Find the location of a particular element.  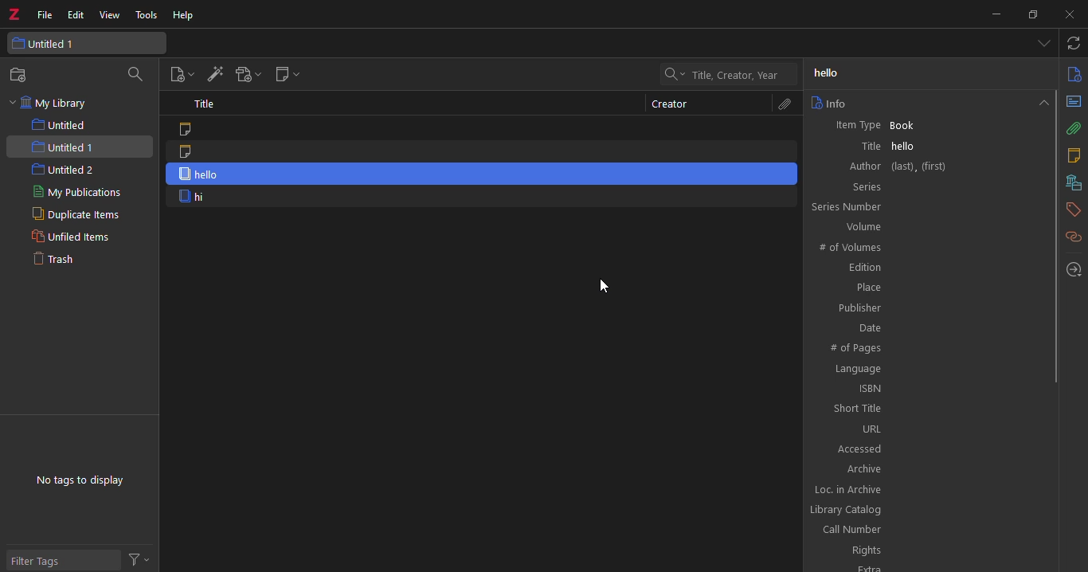

no tags is located at coordinates (79, 480).